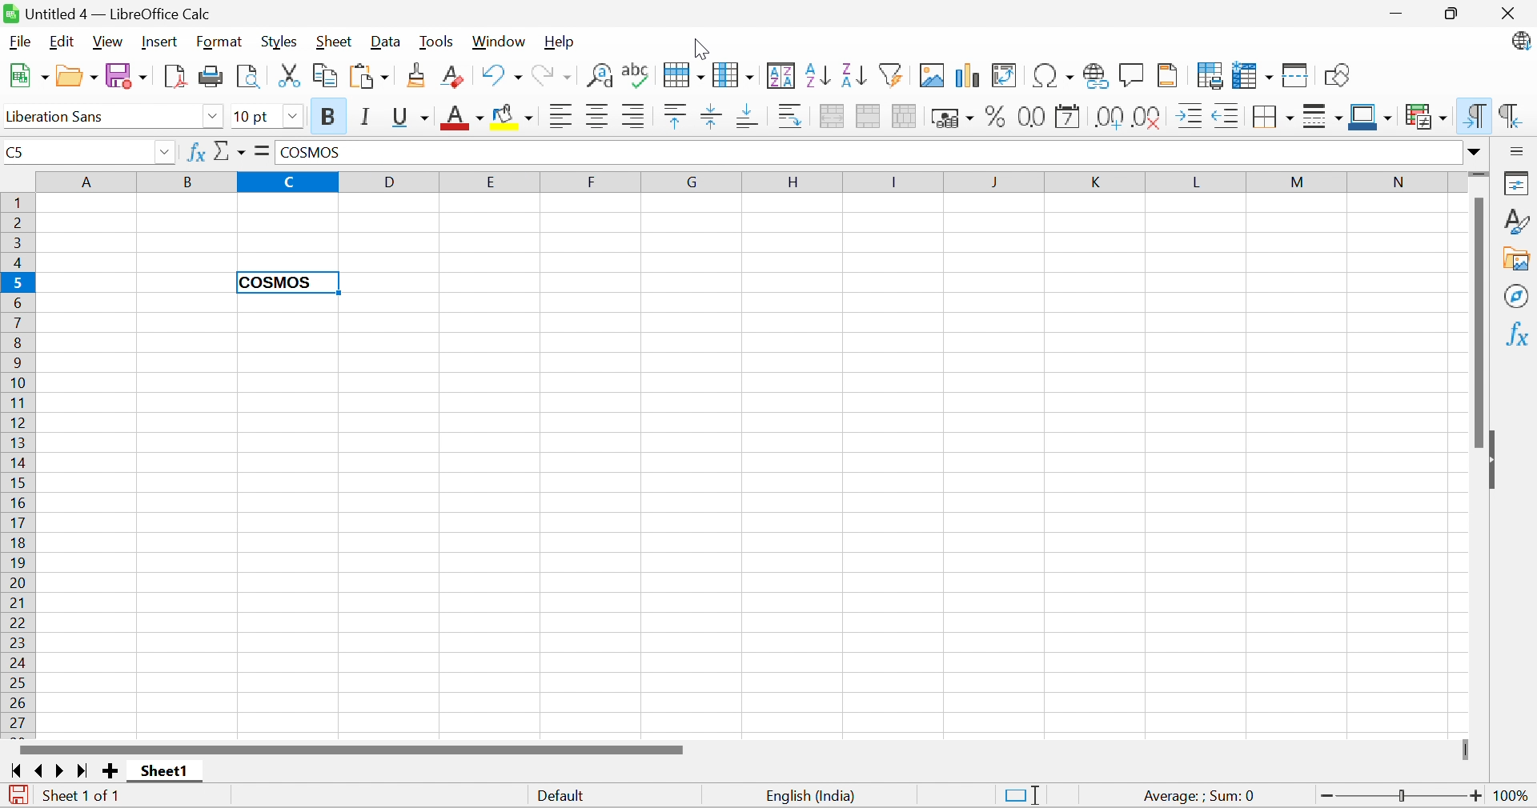  What do you see at coordinates (166, 773) in the screenshot?
I see `Sheet 1` at bounding box center [166, 773].